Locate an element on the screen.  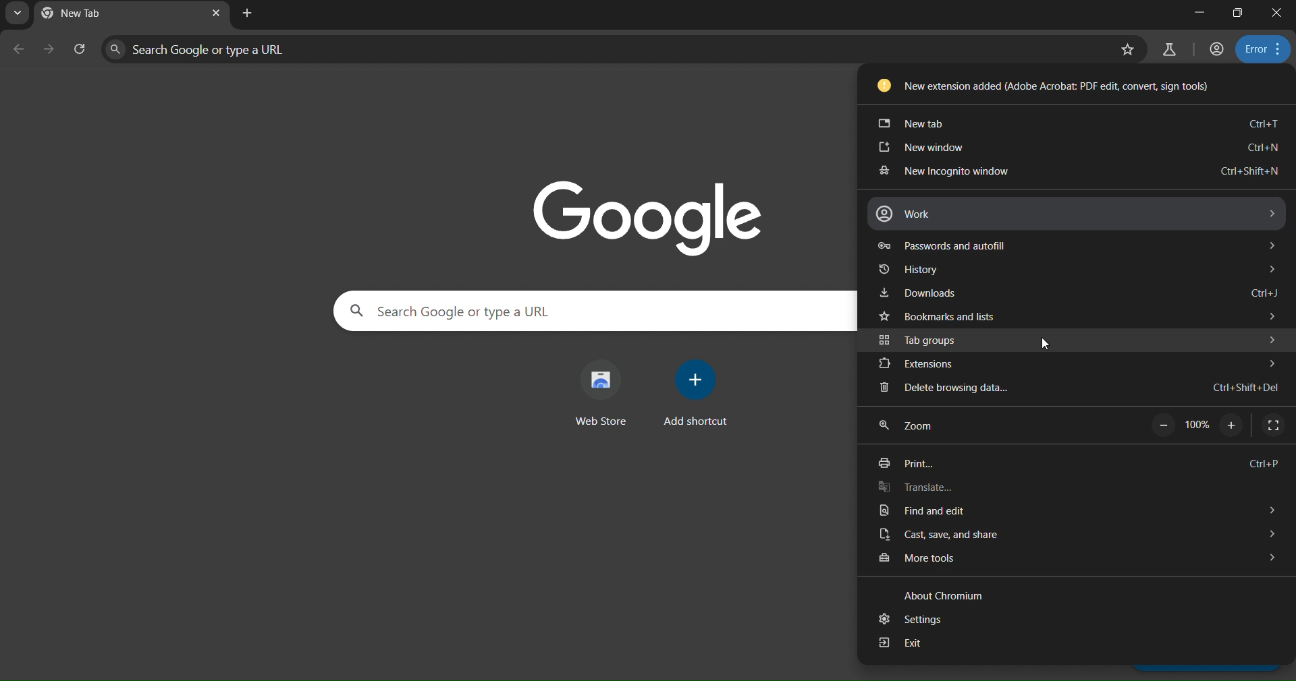
new tab is located at coordinates (246, 14).